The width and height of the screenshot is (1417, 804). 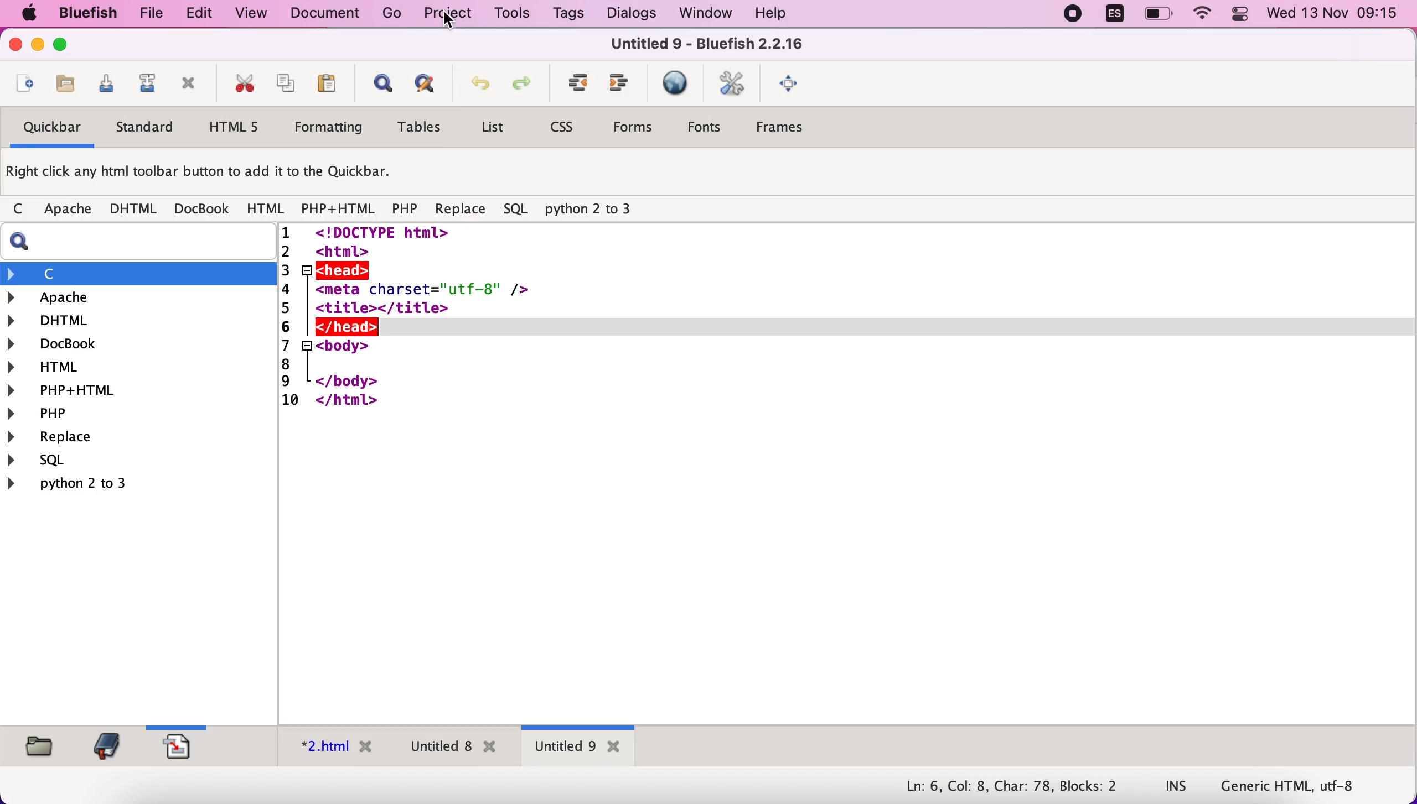 I want to click on python 2 to 3, so click(x=599, y=210).